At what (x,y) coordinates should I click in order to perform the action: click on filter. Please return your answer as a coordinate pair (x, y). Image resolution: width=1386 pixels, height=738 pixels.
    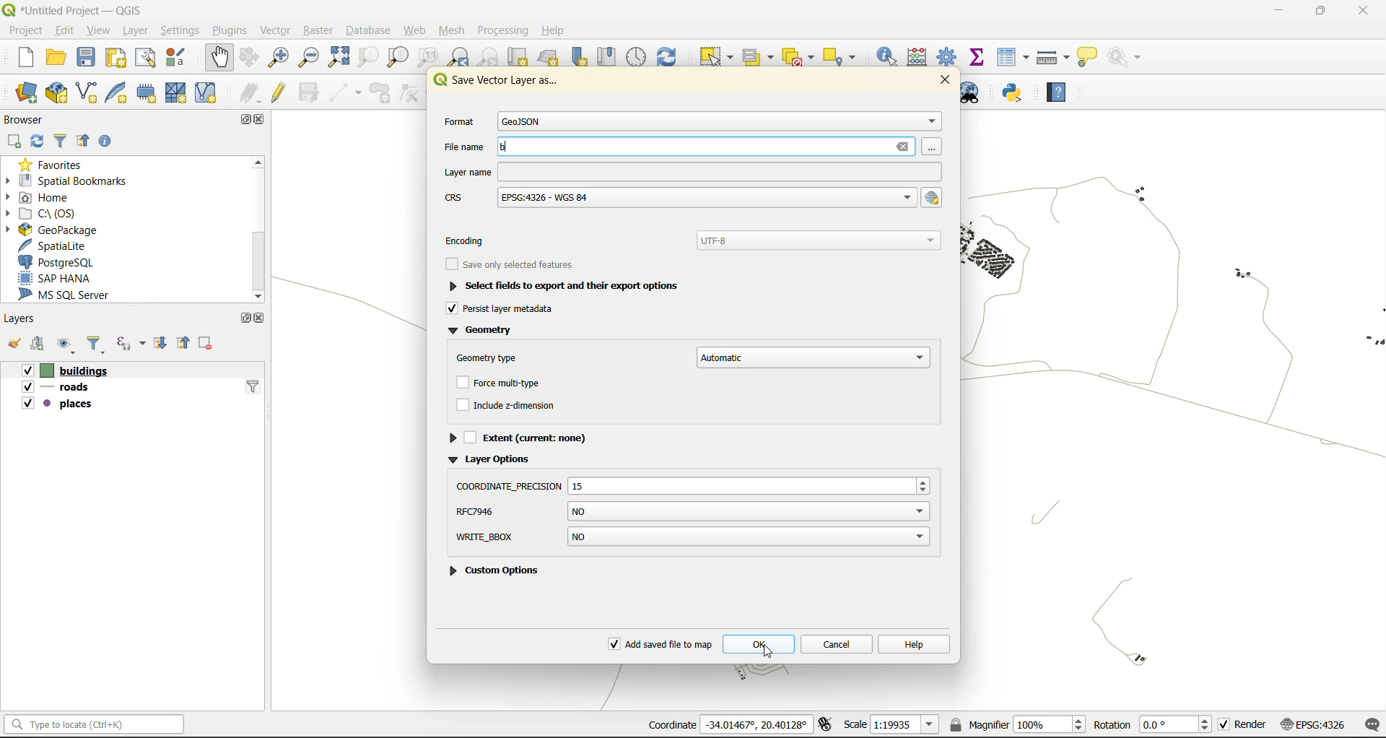
    Looking at the image, I should click on (253, 386).